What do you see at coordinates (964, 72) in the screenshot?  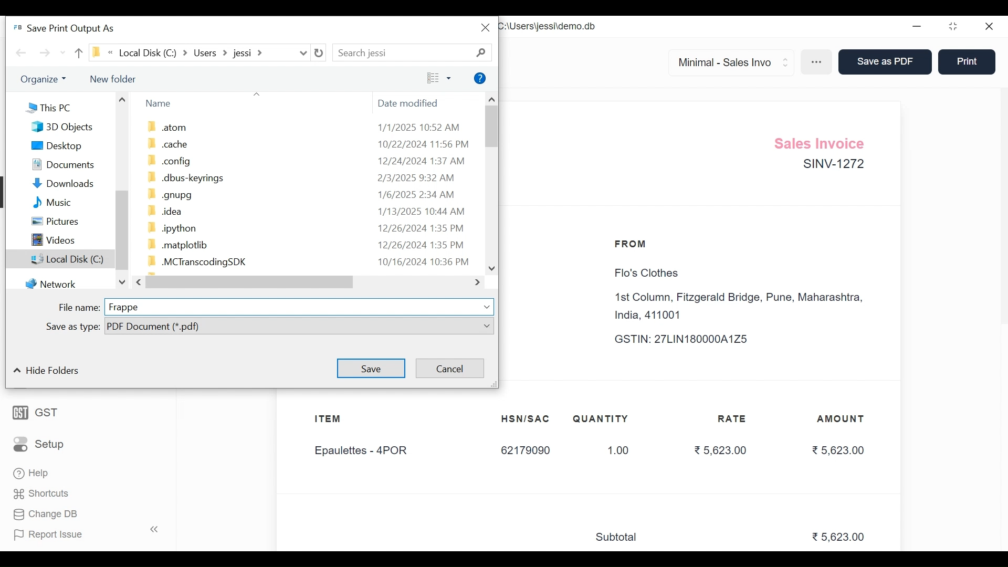 I see `cursor` at bounding box center [964, 72].